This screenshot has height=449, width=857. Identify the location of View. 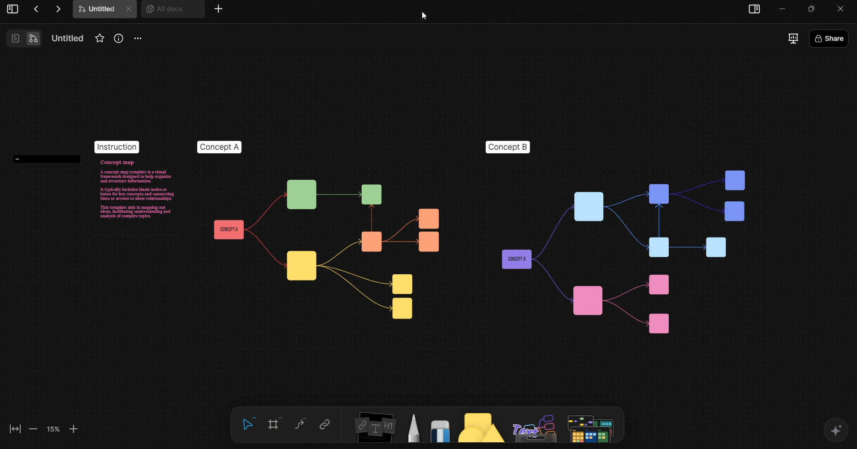
(12, 10).